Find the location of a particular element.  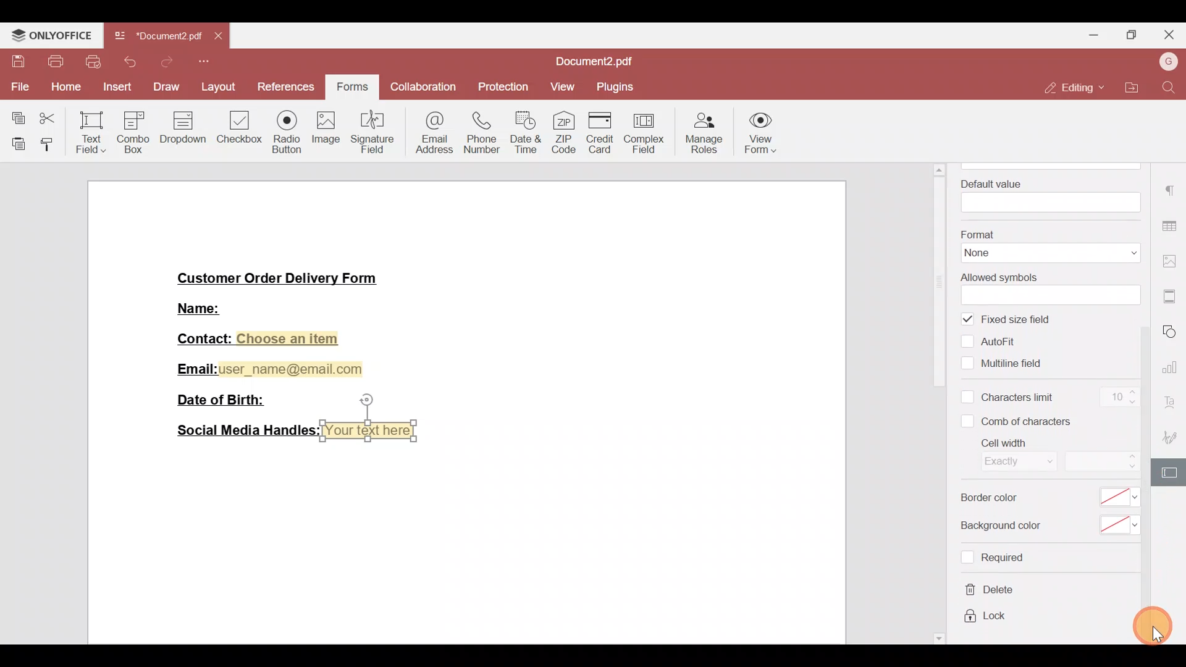

ZIP code is located at coordinates (564, 130).